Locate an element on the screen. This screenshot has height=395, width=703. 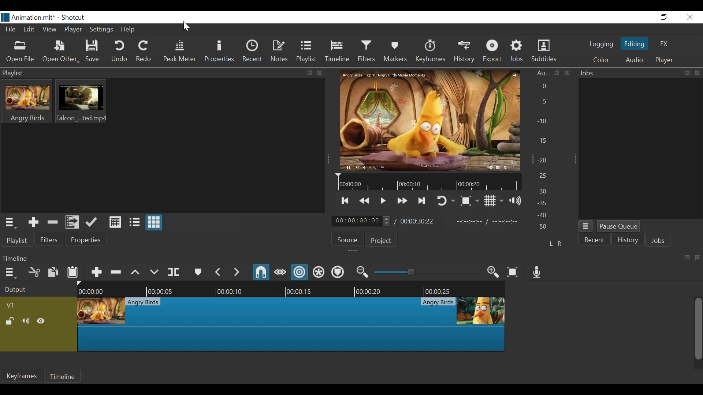
In point is located at coordinates (488, 222).